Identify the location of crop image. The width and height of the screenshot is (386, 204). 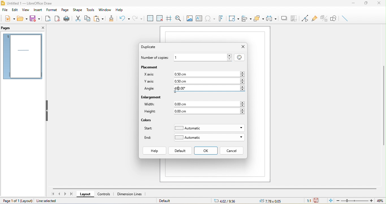
(294, 18).